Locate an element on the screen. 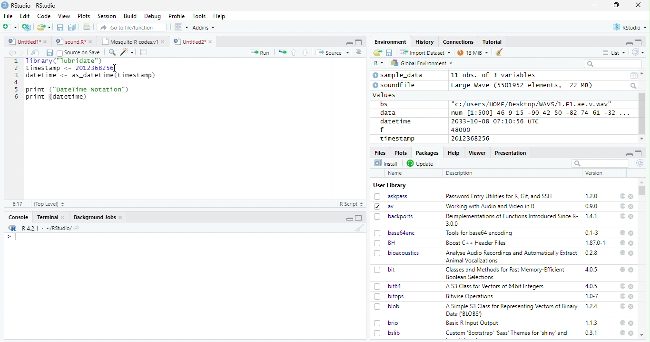 The image size is (650, 342). brio is located at coordinates (386, 323).